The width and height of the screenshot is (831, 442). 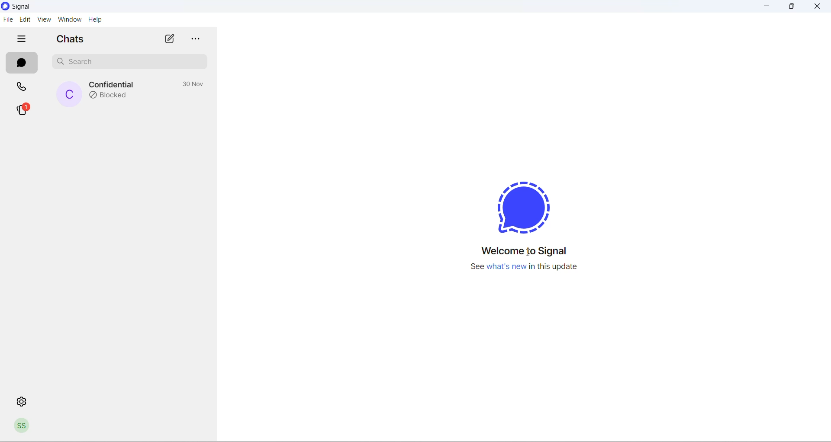 What do you see at coordinates (68, 93) in the screenshot?
I see `profile picture` at bounding box center [68, 93].